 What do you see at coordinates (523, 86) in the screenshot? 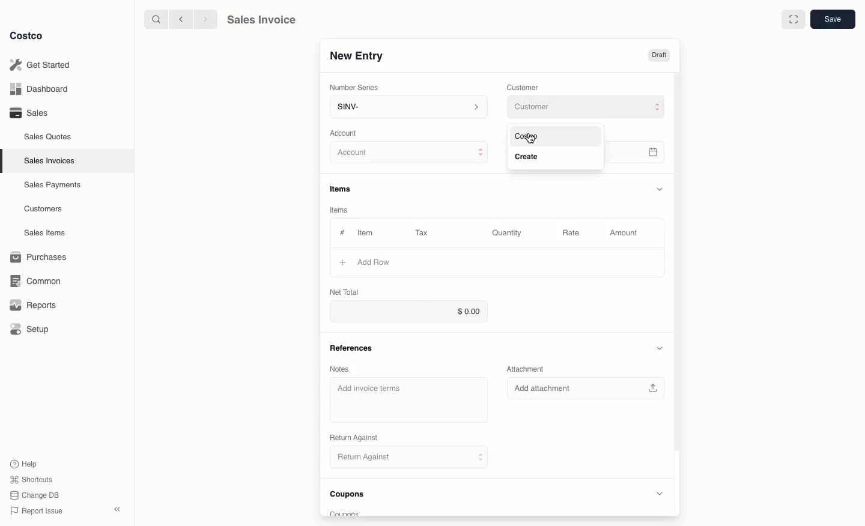
I see `Customer` at bounding box center [523, 86].